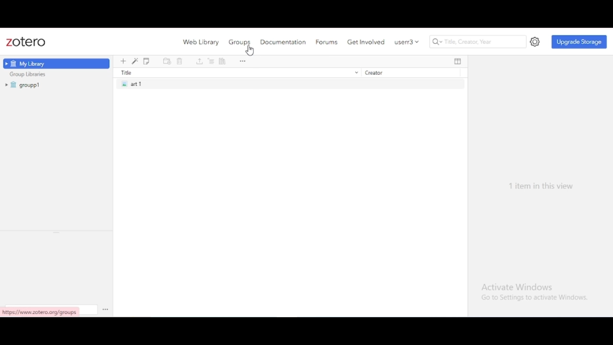  What do you see at coordinates (123, 61) in the screenshot?
I see `new item` at bounding box center [123, 61].